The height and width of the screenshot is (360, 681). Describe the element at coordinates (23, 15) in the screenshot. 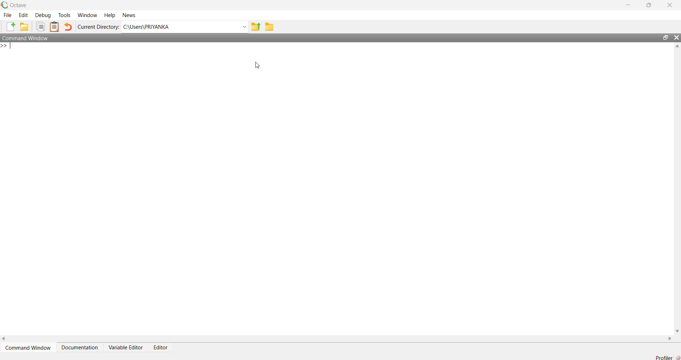

I see `Edit` at that location.